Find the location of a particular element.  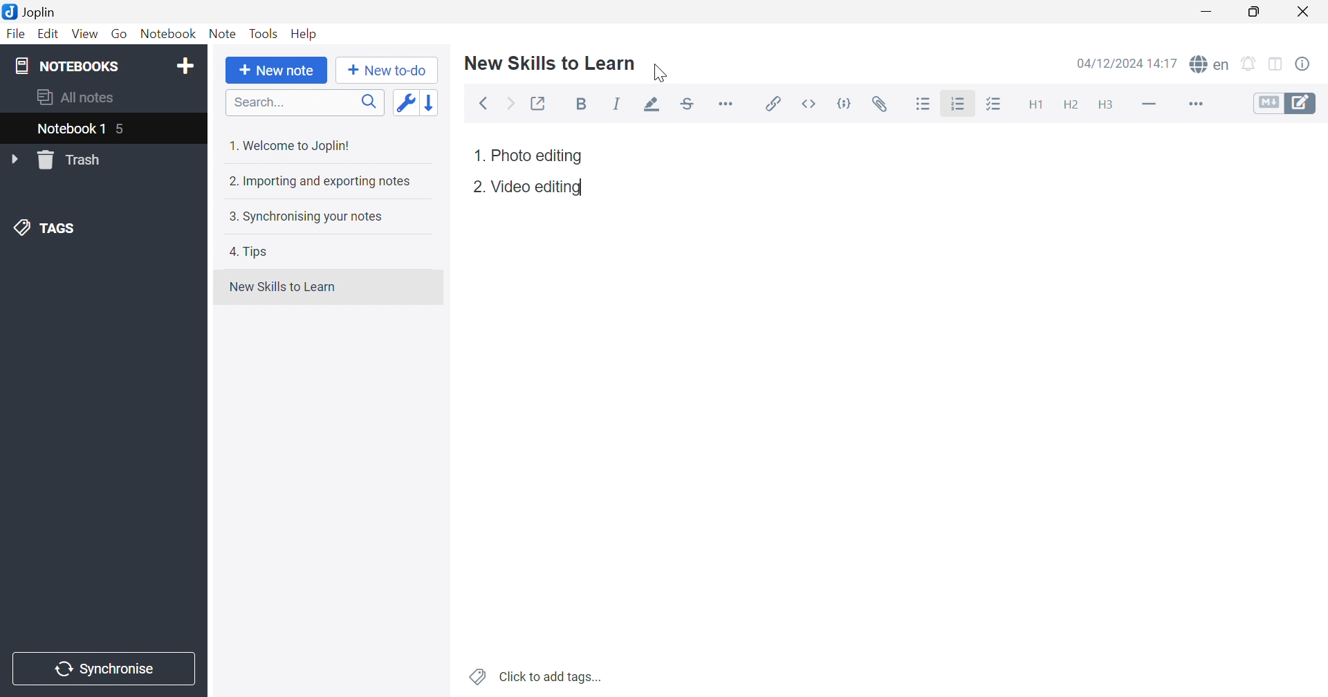

Tools is located at coordinates (264, 33).